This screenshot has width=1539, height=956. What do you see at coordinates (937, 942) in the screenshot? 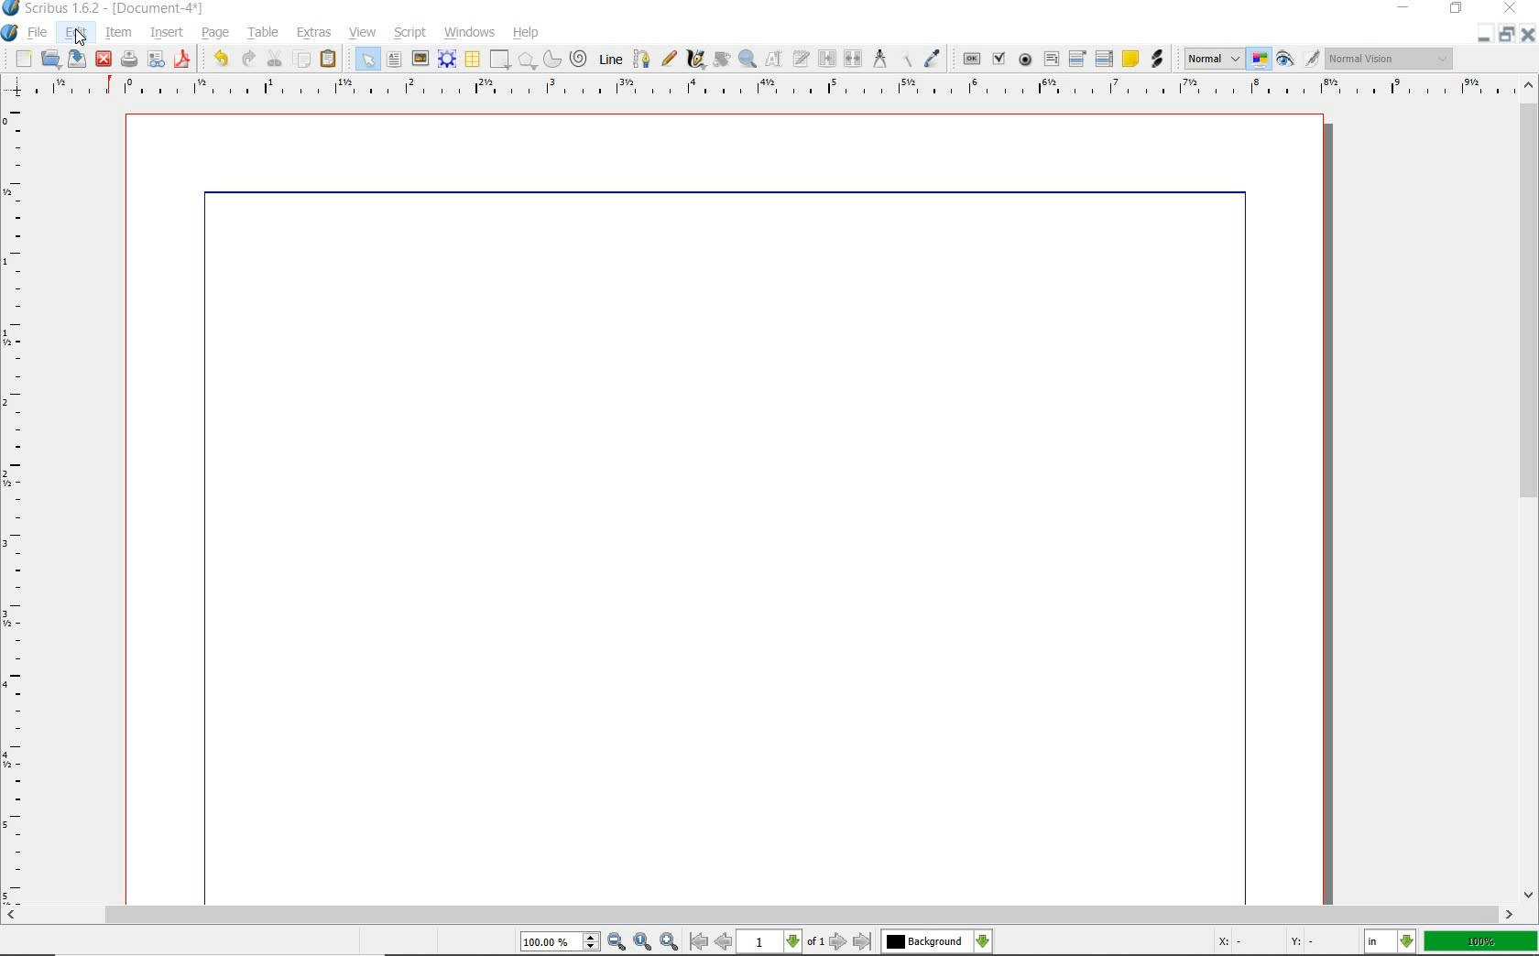
I see `Background` at bounding box center [937, 942].